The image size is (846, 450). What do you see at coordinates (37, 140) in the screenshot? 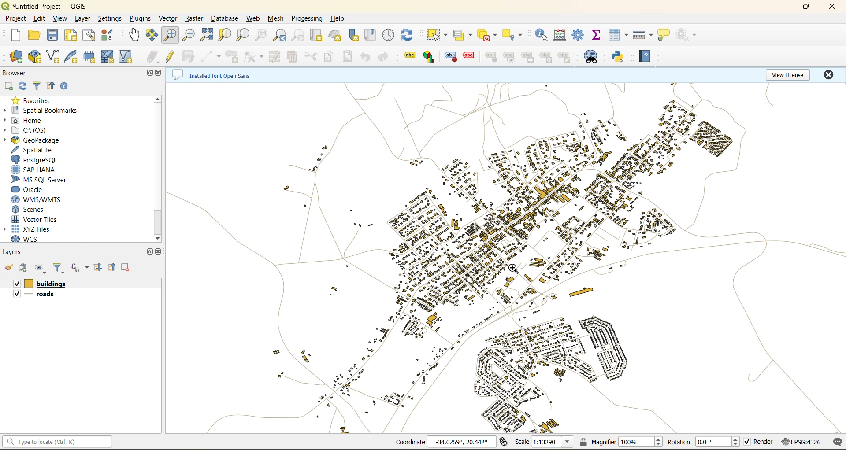
I see `geopackage` at bounding box center [37, 140].